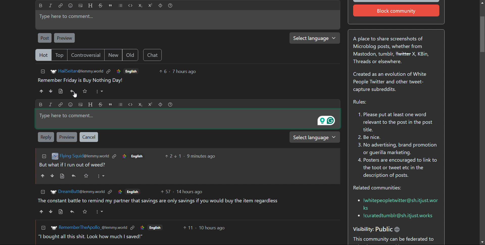 The image size is (485, 245). Describe the element at coordinates (187, 20) in the screenshot. I see `type here to comment` at that location.